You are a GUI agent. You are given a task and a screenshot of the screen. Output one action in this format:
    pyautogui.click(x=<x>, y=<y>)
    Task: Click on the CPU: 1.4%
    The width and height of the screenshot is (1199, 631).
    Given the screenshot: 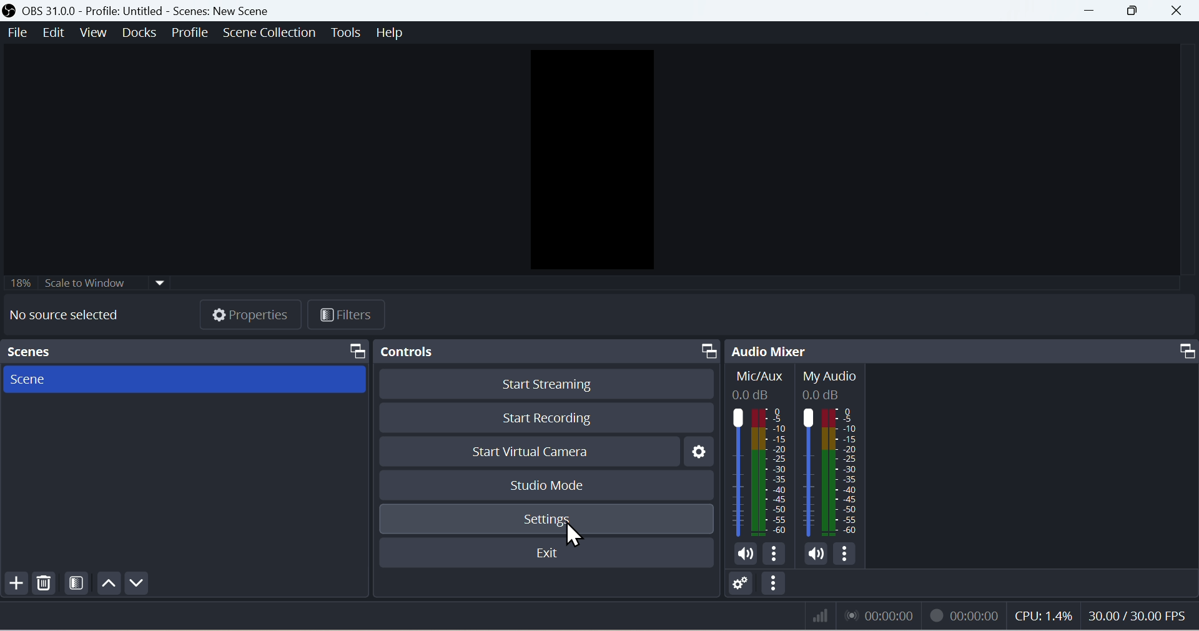 What is the action you would take?
    pyautogui.click(x=1042, y=614)
    